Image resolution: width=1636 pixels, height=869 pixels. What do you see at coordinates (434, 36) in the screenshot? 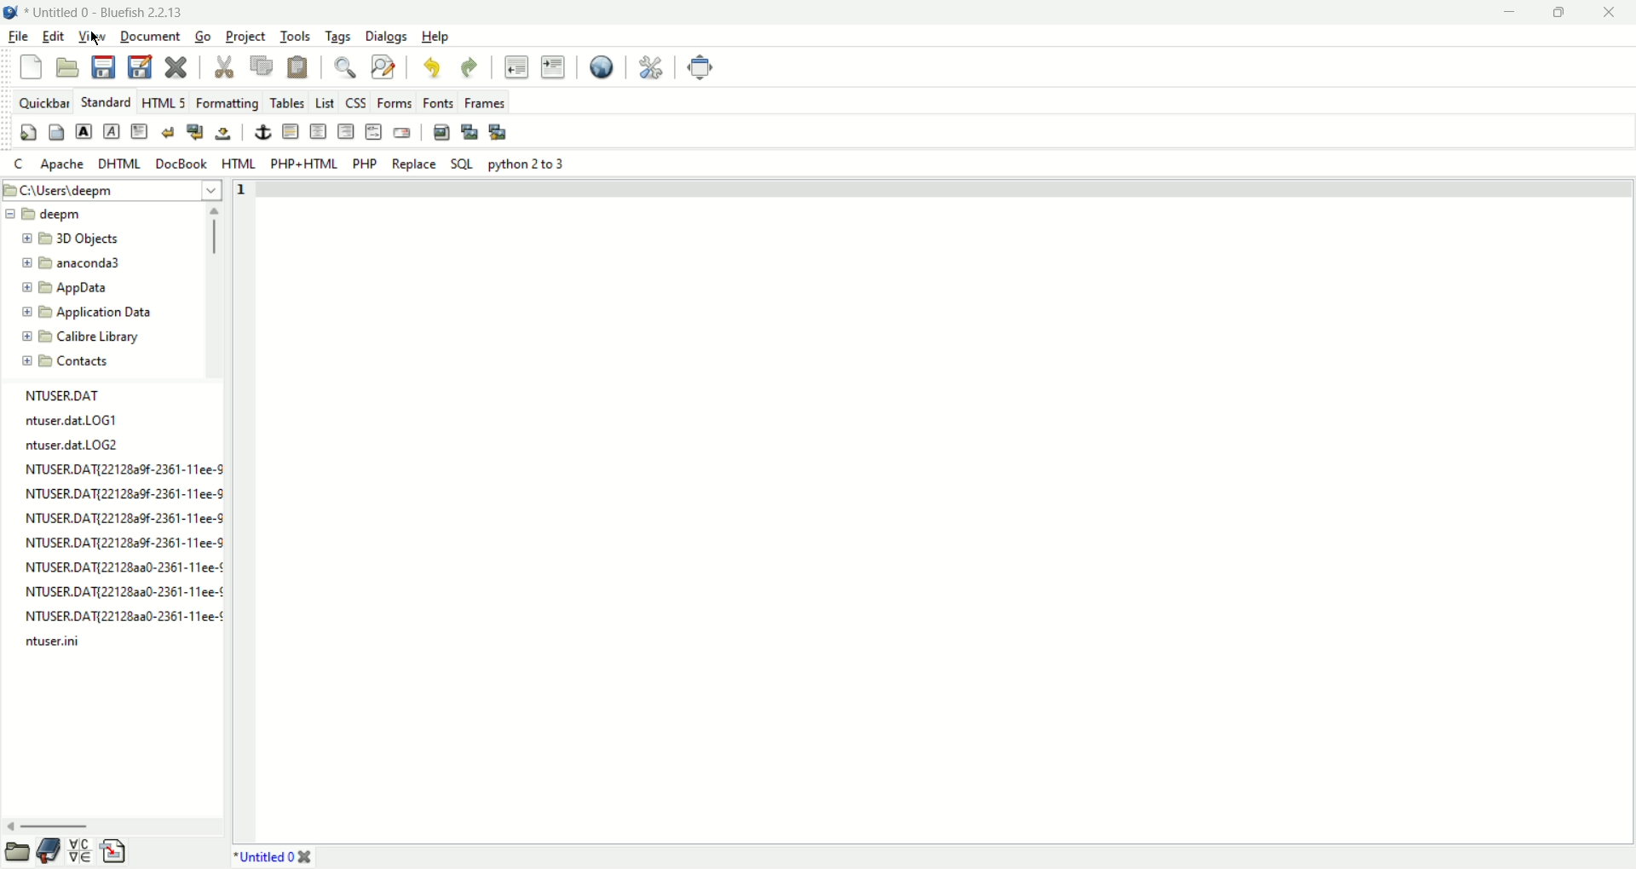
I see `help` at bounding box center [434, 36].